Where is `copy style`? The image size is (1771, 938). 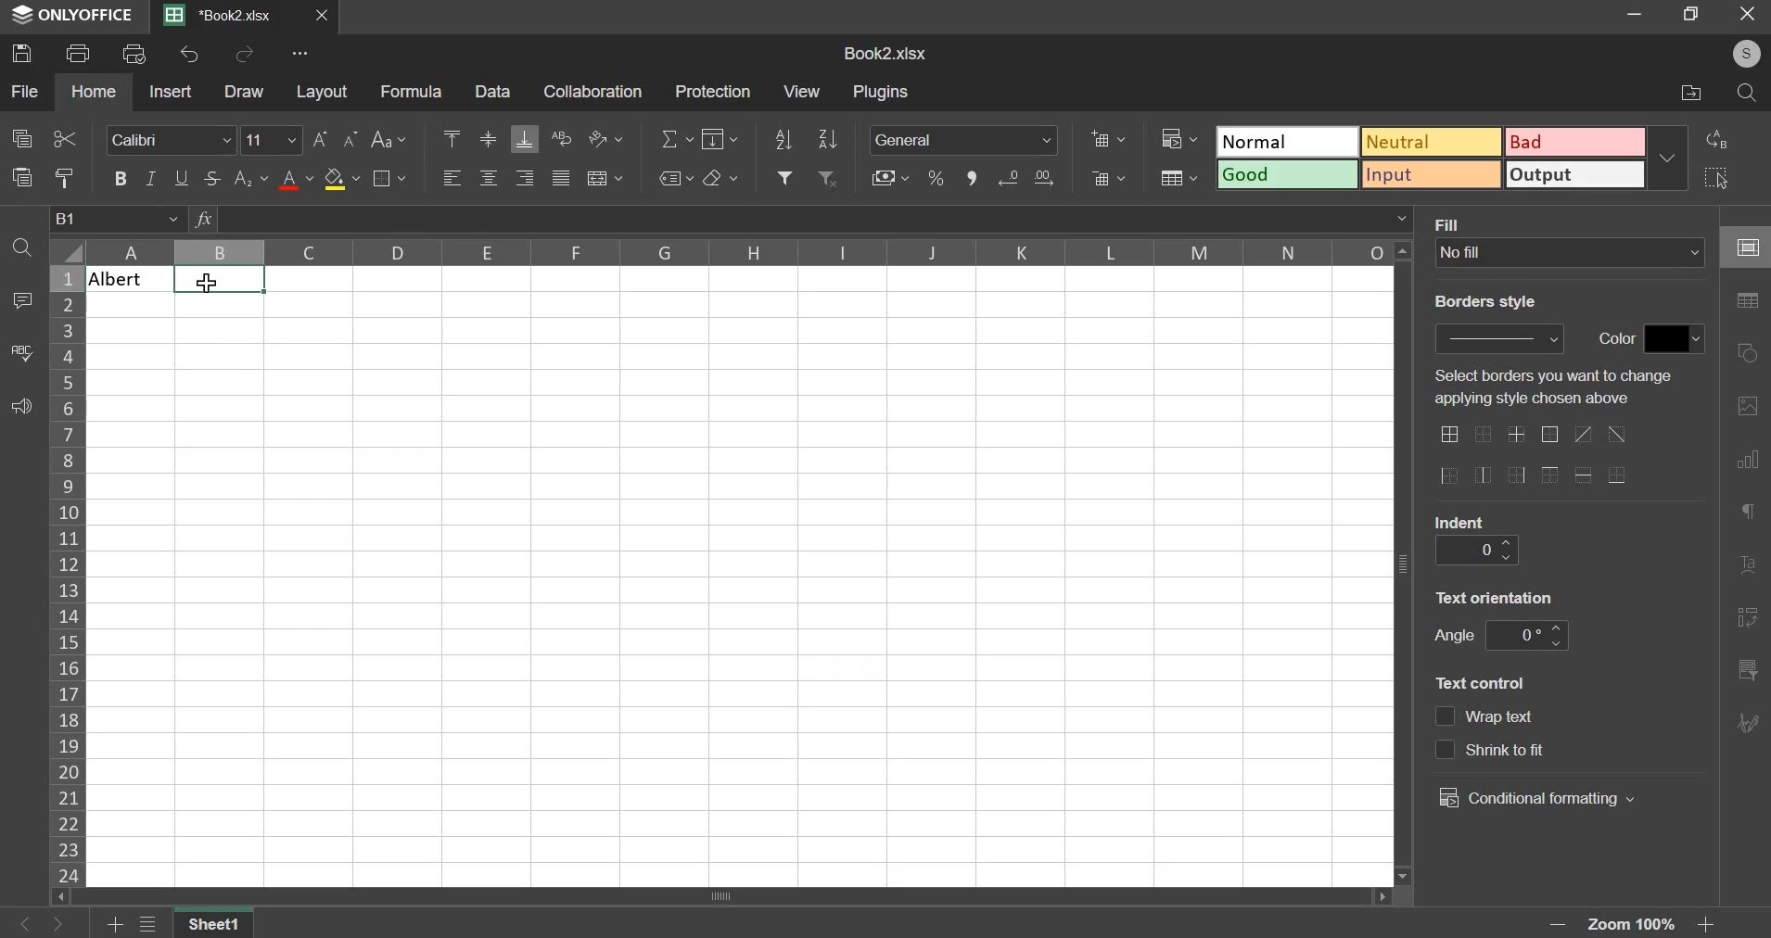
copy style is located at coordinates (63, 177).